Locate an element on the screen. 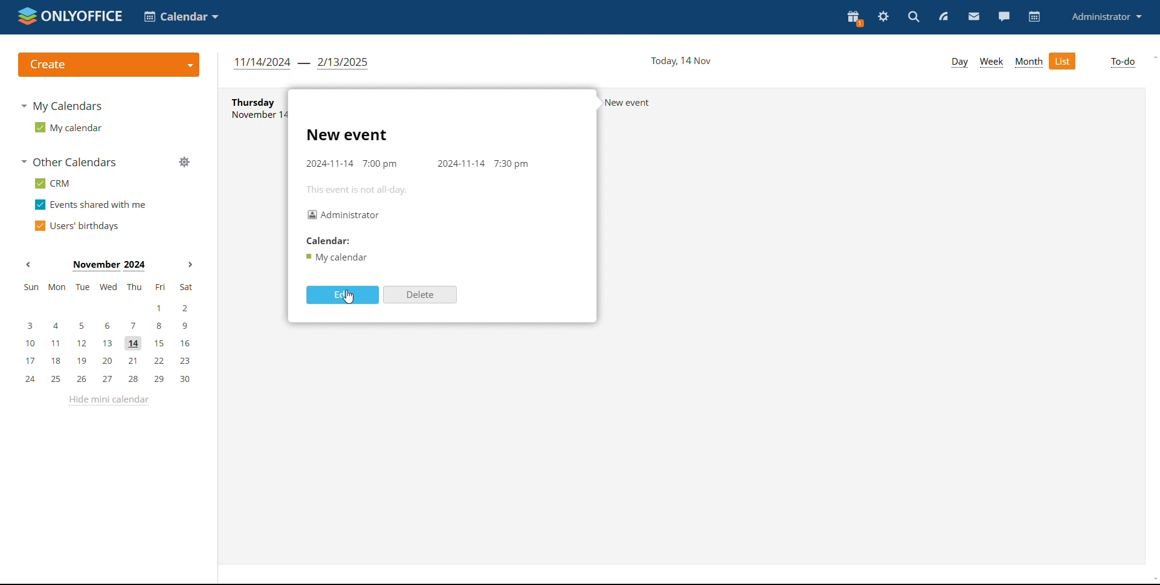 This screenshot has height=585, width=1160. current month is located at coordinates (108, 265).